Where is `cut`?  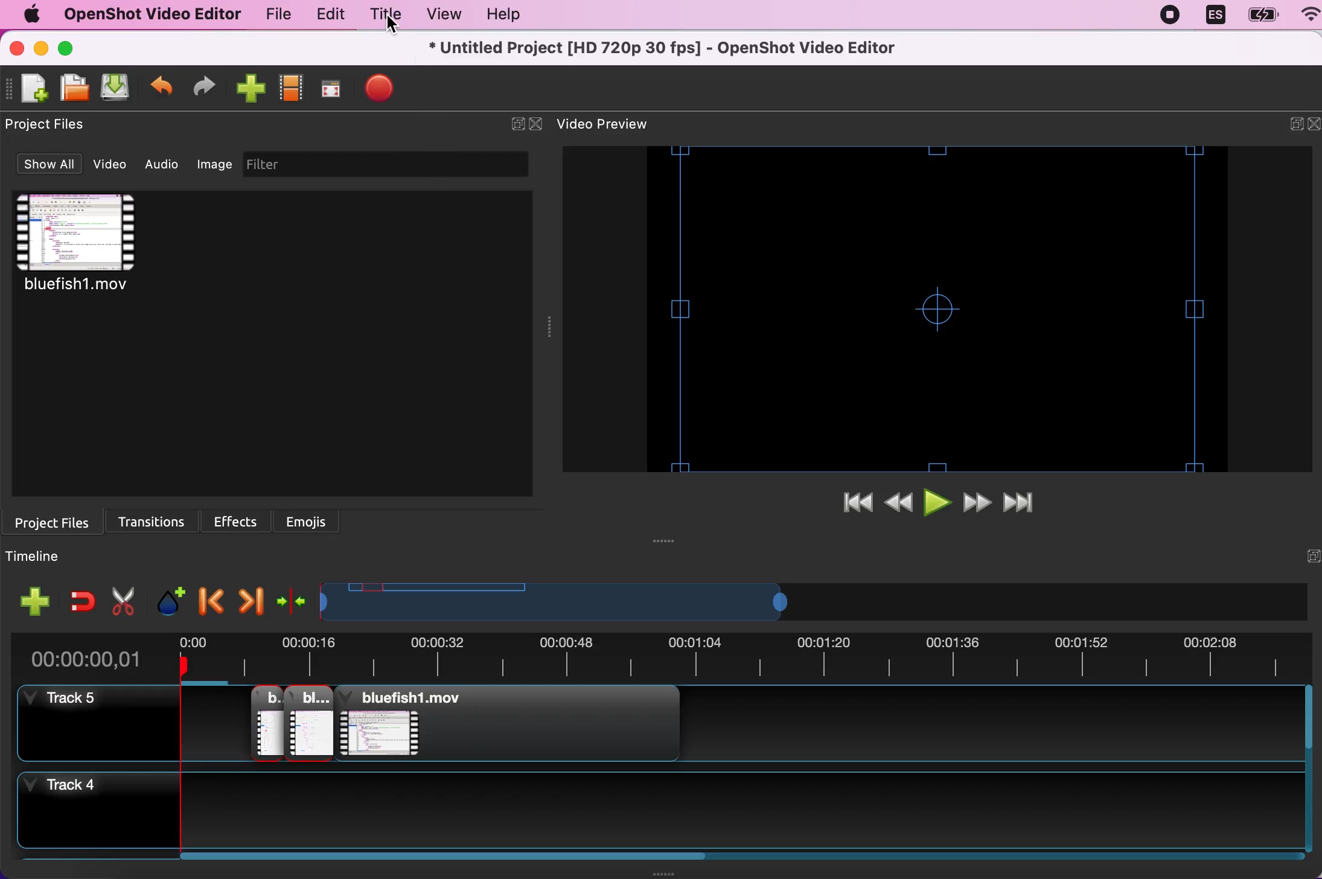 cut is located at coordinates (124, 599).